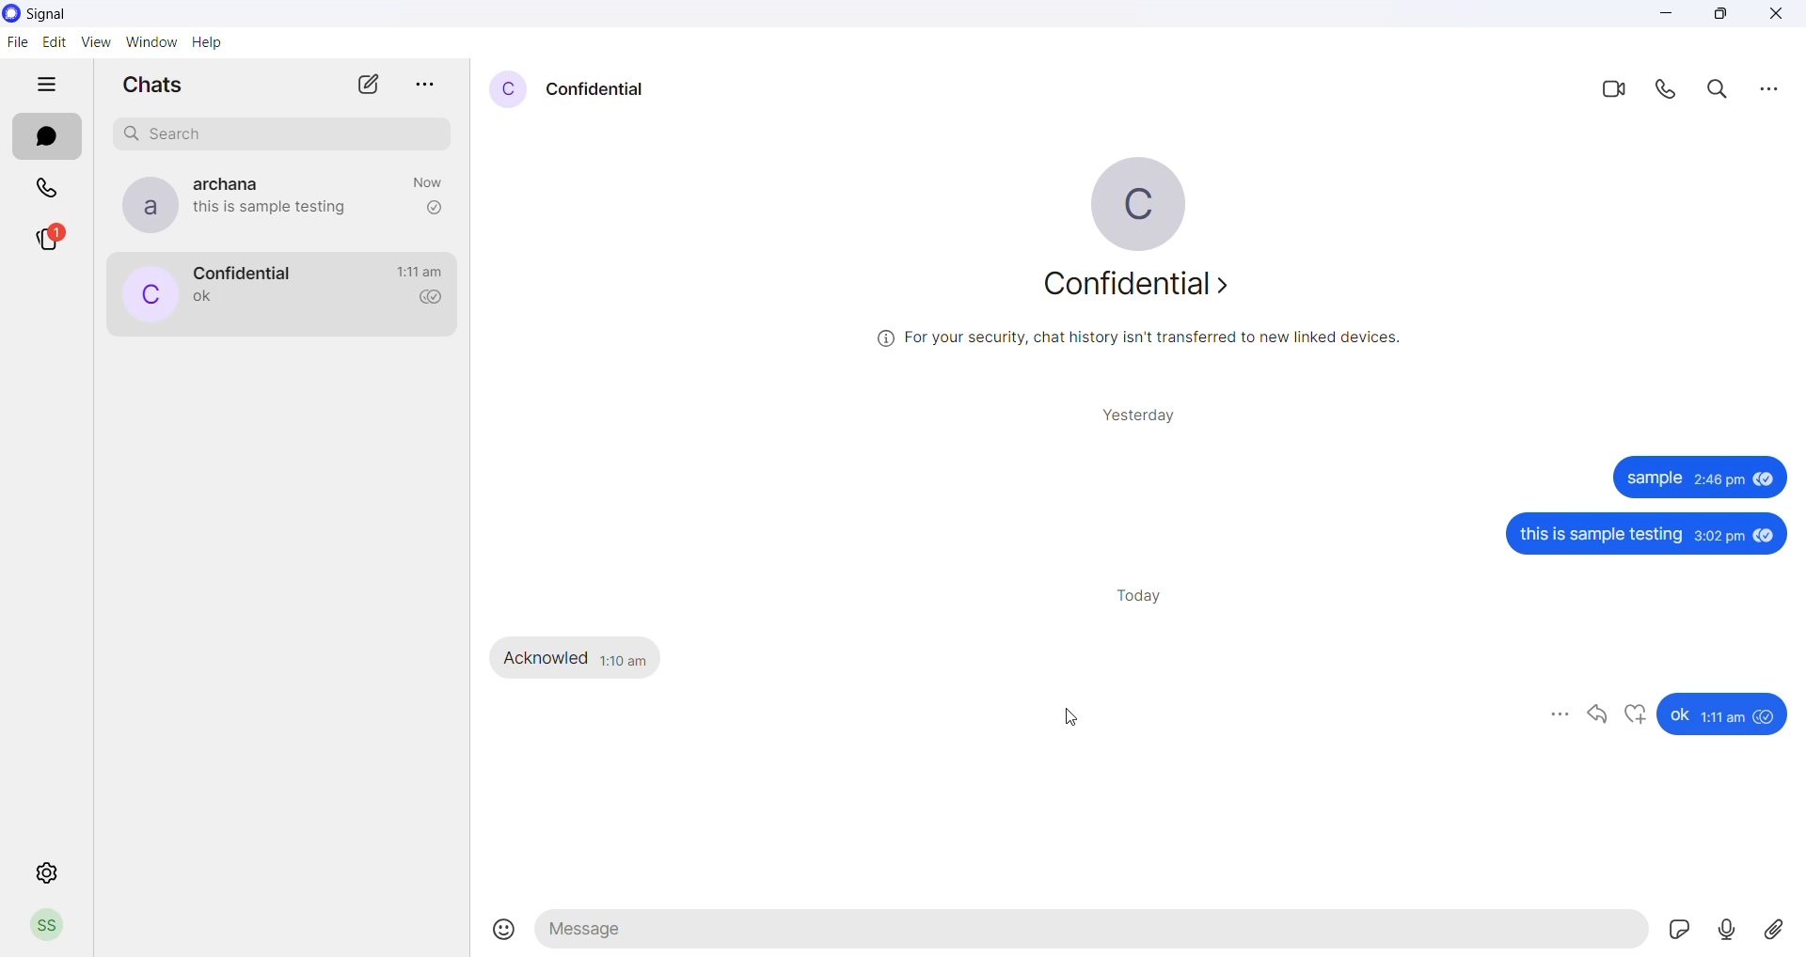 The height and width of the screenshot is (957, 1806). Describe the element at coordinates (1725, 717) in the screenshot. I see `1:11am` at that location.